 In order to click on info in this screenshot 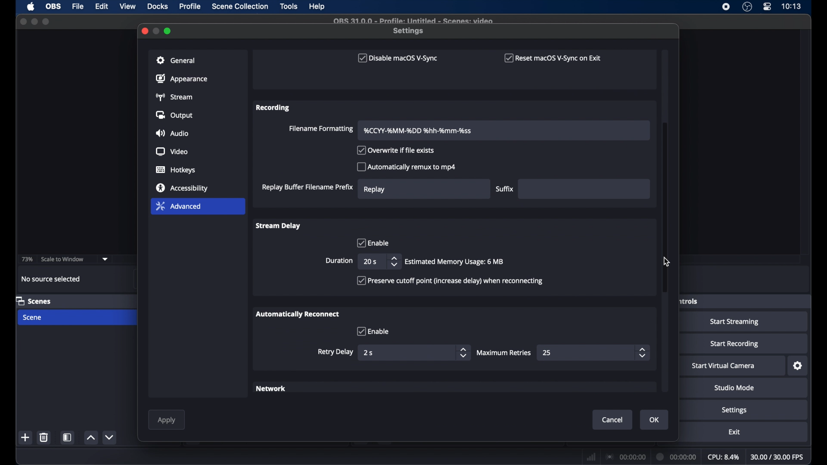, I will do `click(455, 262)`.